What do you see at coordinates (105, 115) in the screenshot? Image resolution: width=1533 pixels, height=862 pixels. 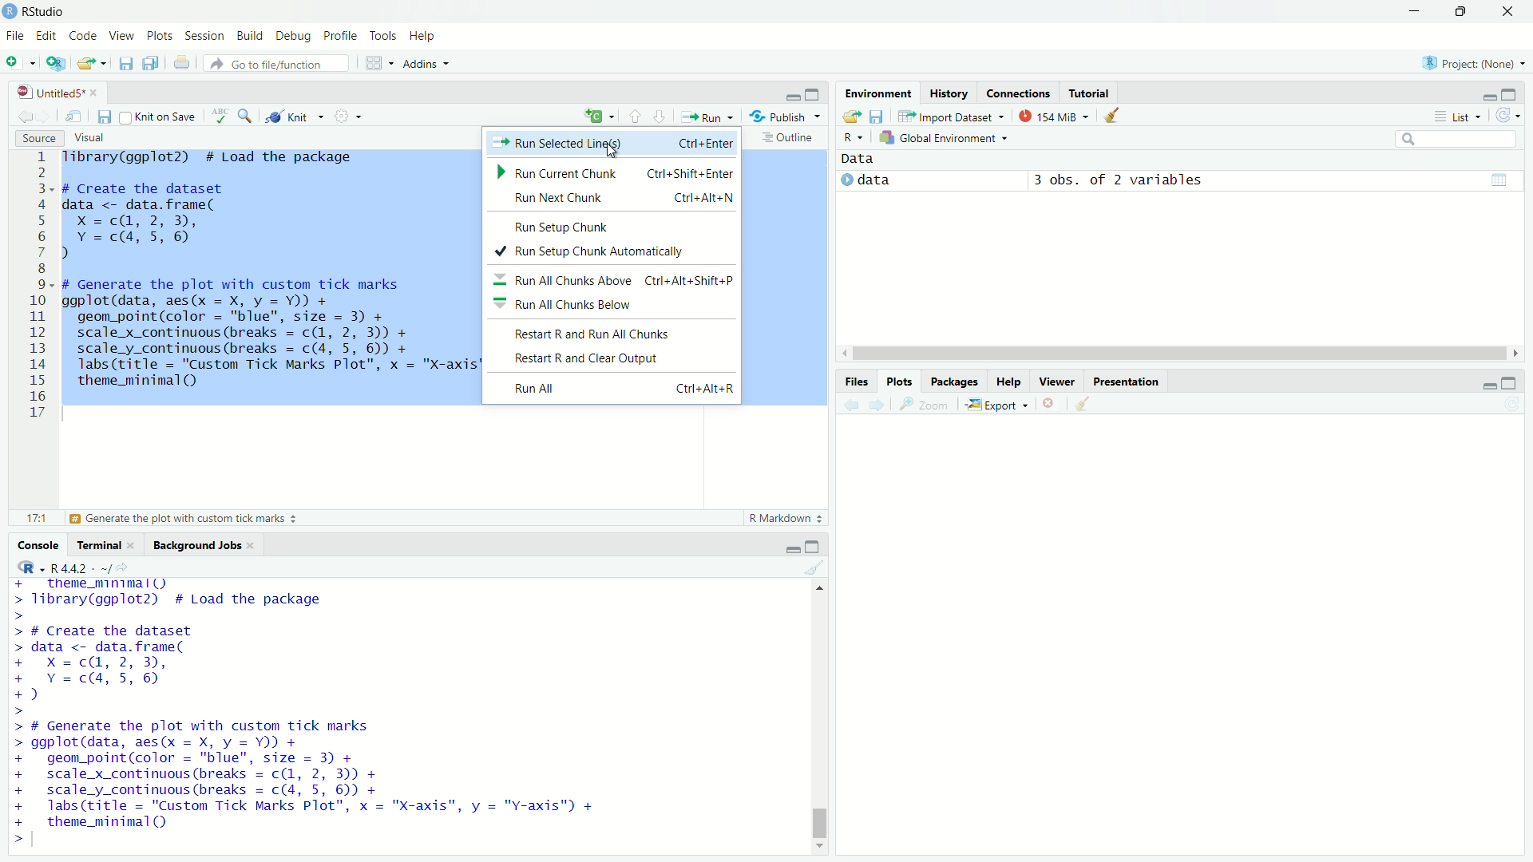 I see `save current document` at bounding box center [105, 115].